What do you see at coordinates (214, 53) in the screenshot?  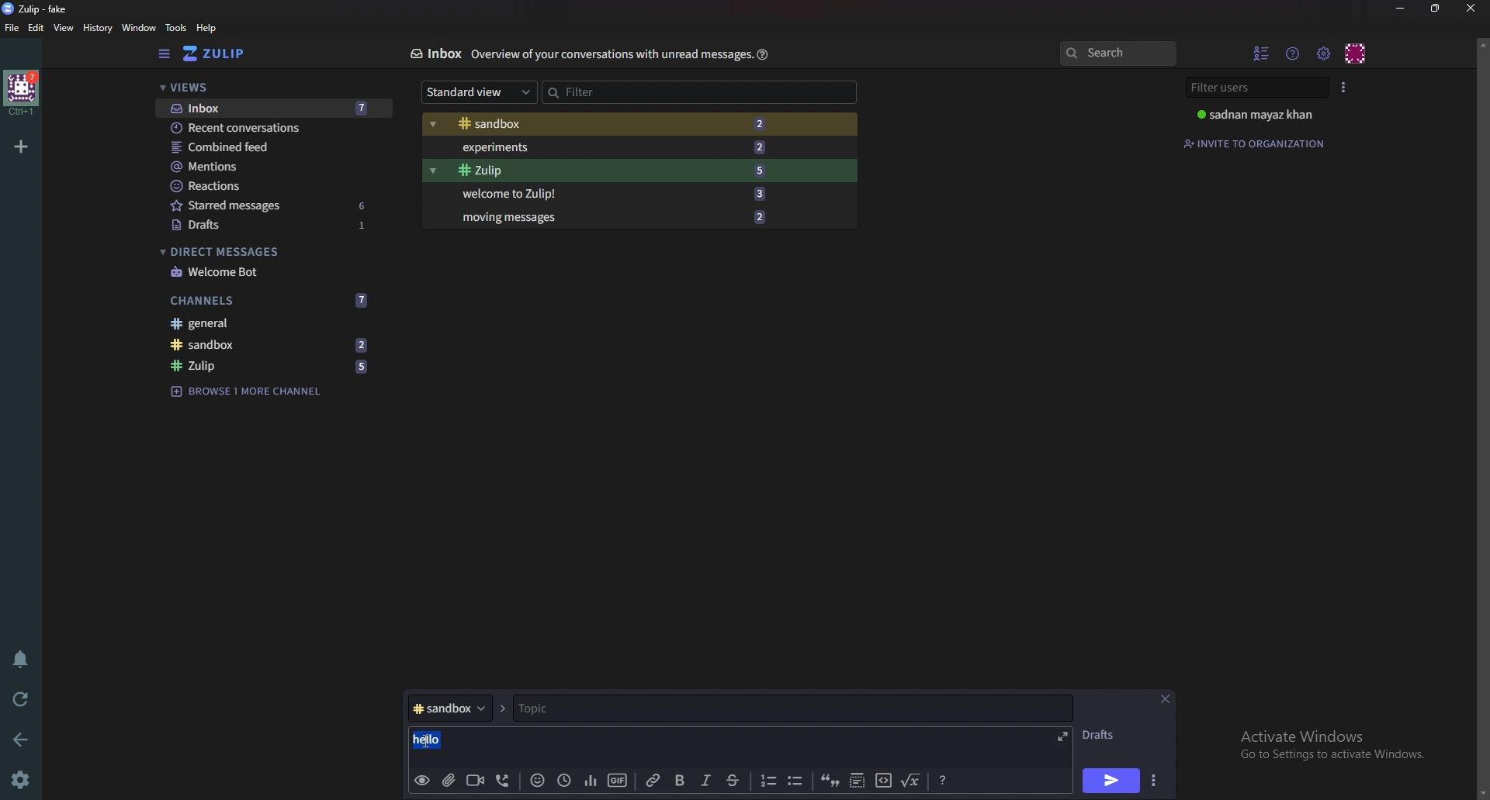 I see `zulip` at bounding box center [214, 53].